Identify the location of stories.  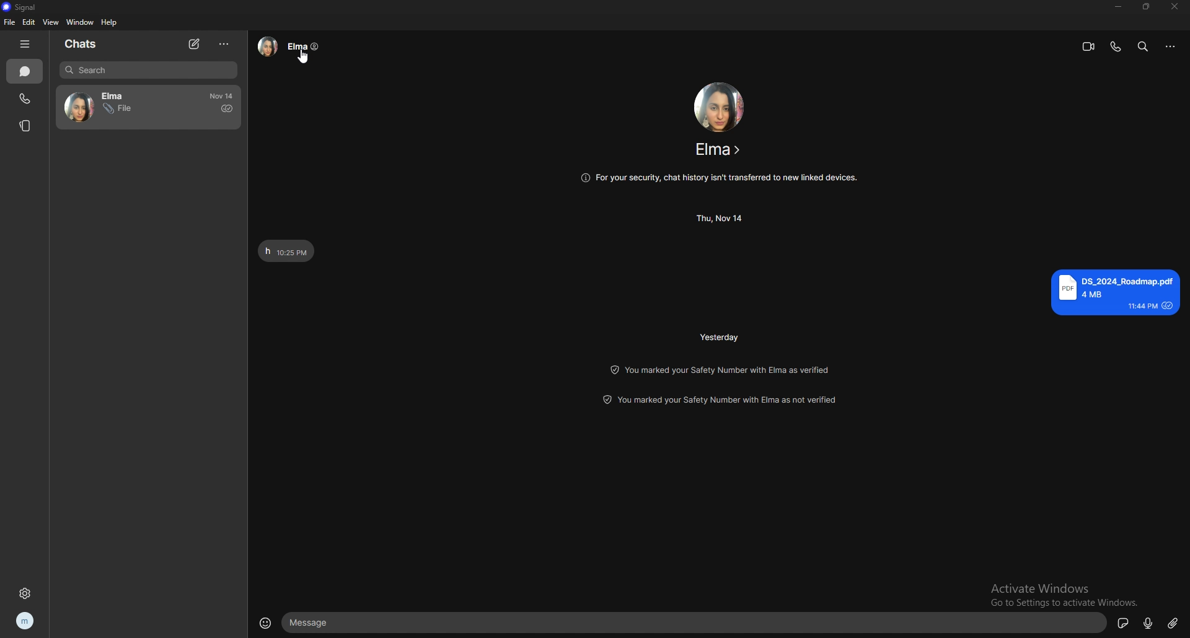
(27, 126).